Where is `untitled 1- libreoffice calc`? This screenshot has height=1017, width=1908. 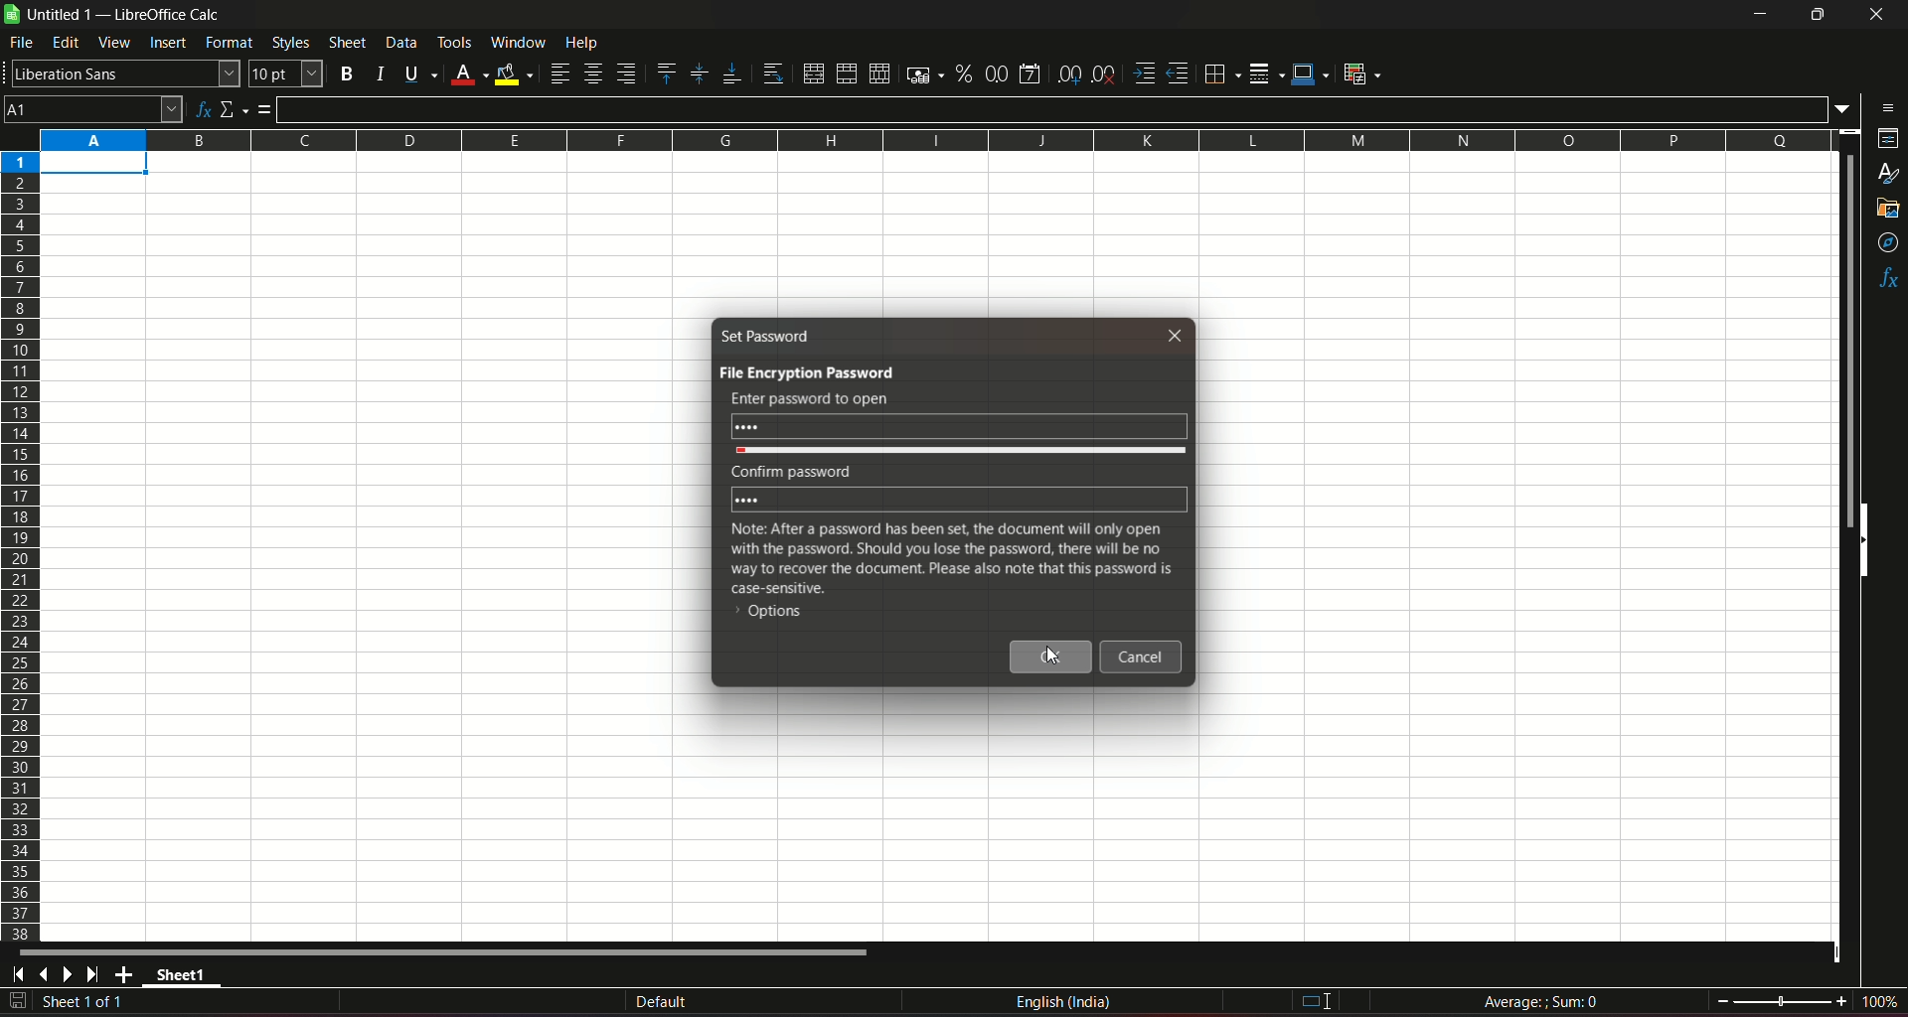
untitled 1- libreoffice calc is located at coordinates (127, 16).